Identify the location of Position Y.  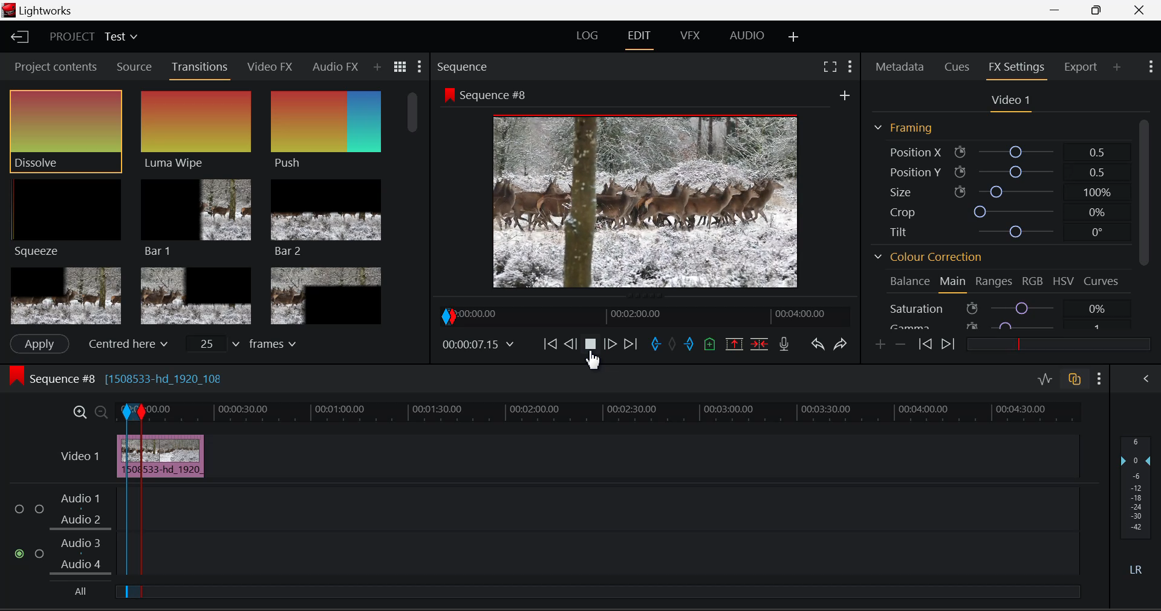
(995, 170).